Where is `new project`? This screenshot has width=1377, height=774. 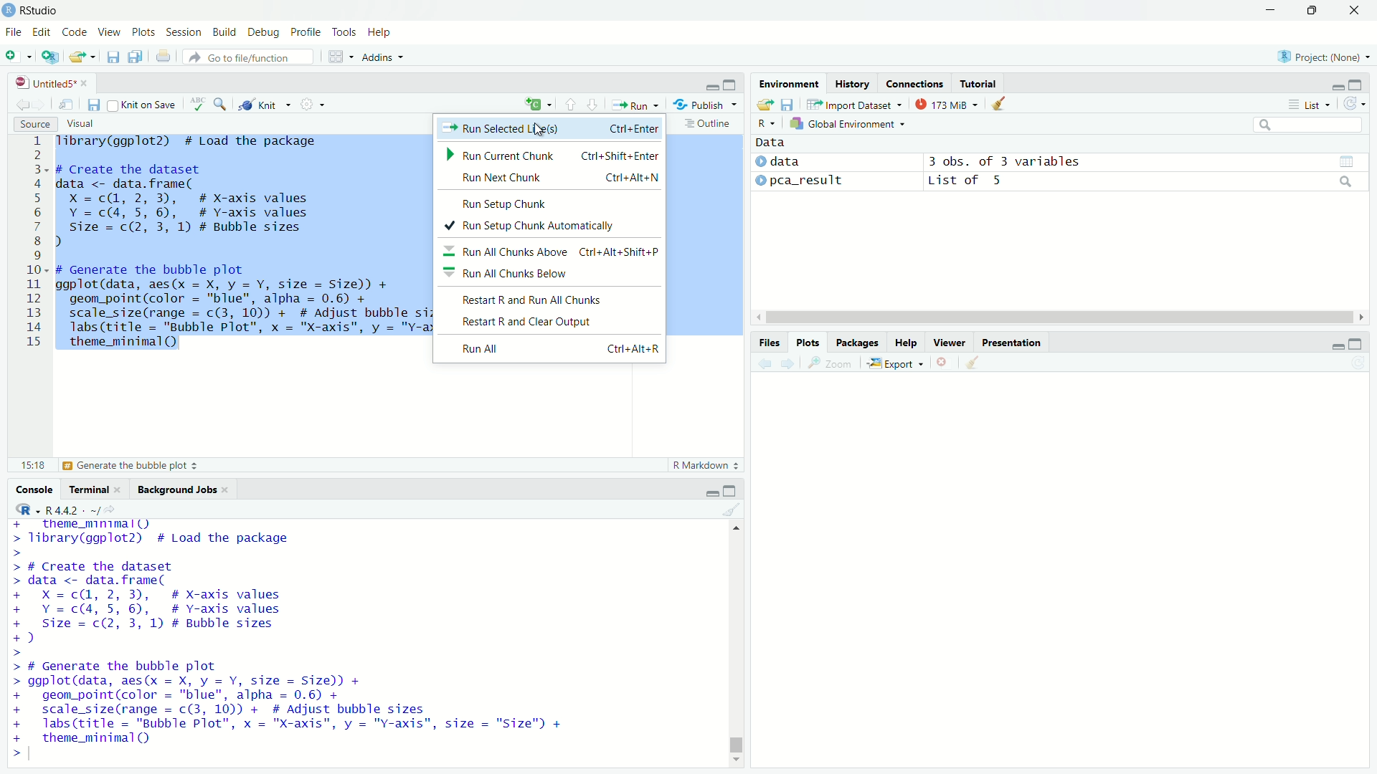 new project is located at coordinates (50, 57).